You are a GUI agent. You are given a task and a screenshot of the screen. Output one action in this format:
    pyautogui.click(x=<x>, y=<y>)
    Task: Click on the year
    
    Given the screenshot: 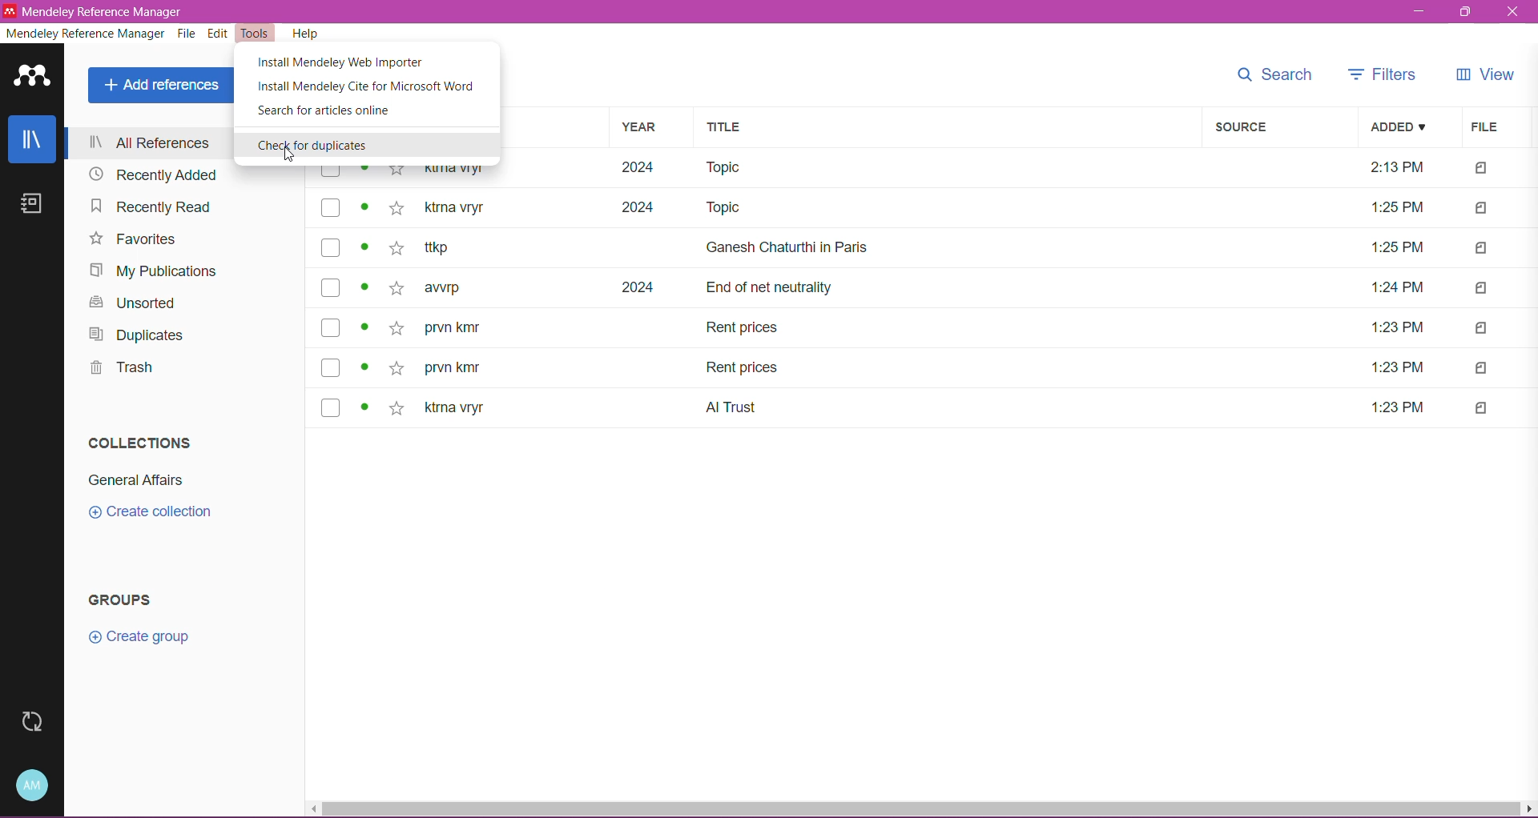 What is the action you would take?
    pyautogui.click(x=640, y=209)
    